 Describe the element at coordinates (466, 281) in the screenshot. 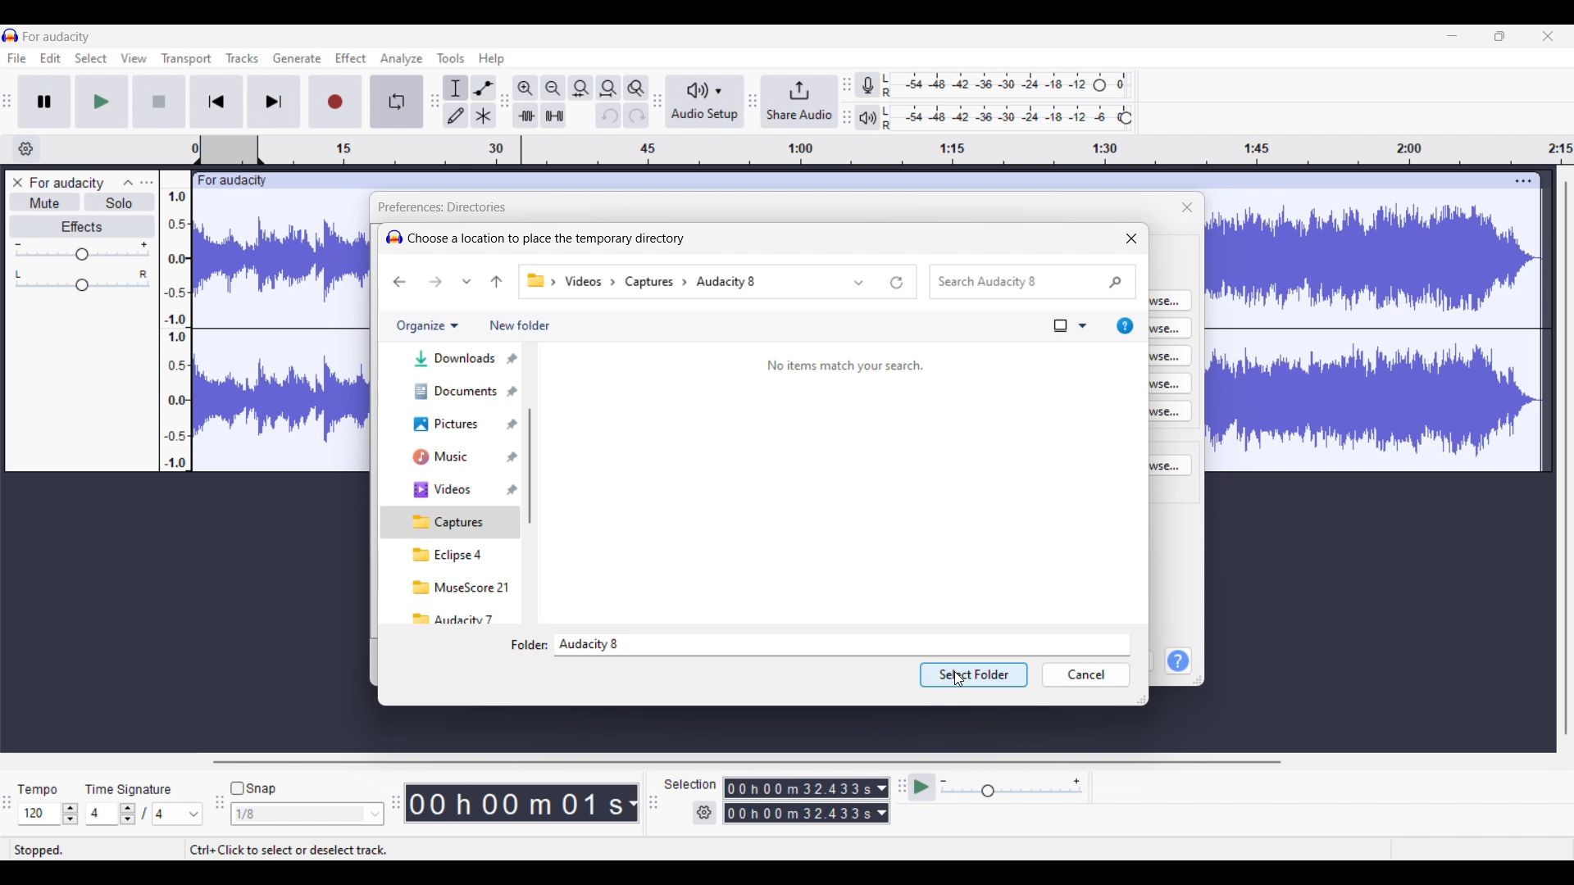

I see `Recent location` at that location.